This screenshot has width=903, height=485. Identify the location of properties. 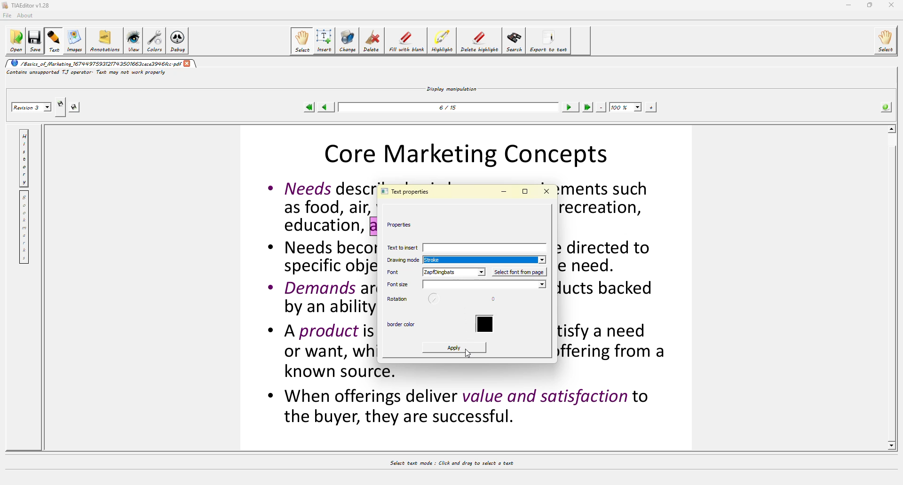
(404, 225).